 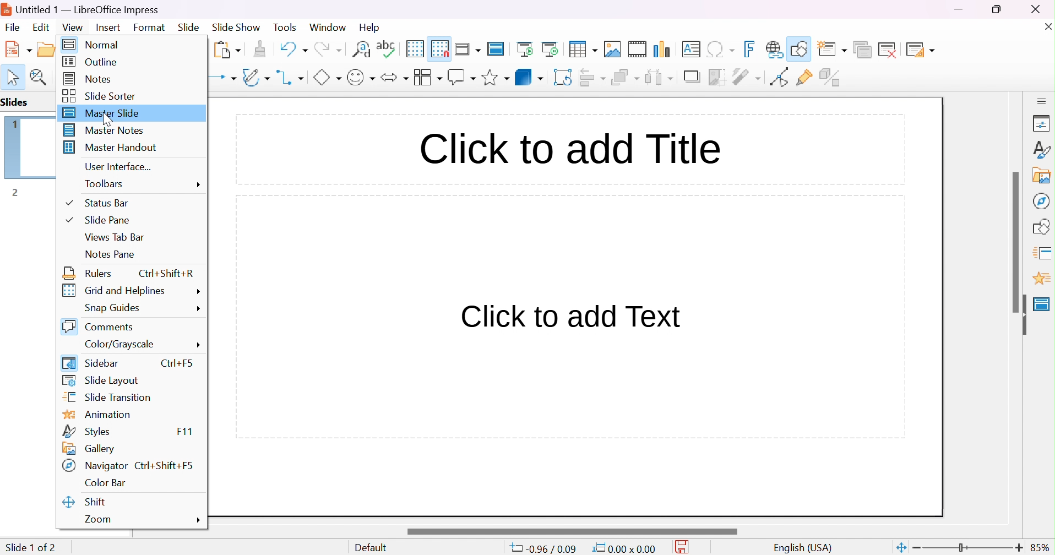 I want to click on zoom & pan, so click(x=40, y=77).